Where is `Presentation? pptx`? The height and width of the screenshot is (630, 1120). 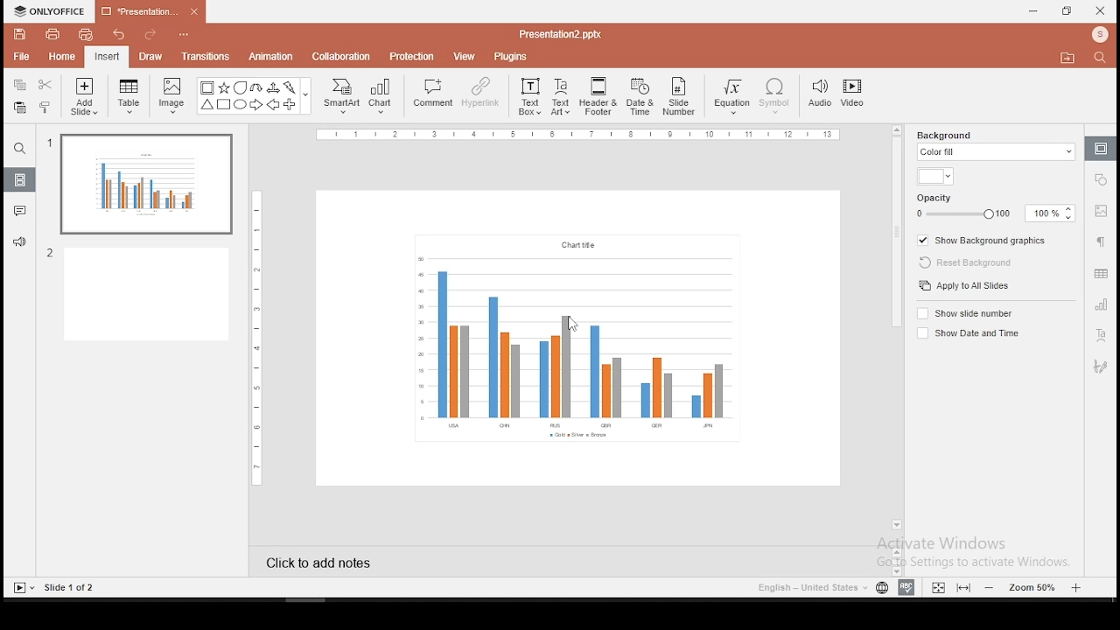
Presentation? pptx is located at coordinates (558, 34).